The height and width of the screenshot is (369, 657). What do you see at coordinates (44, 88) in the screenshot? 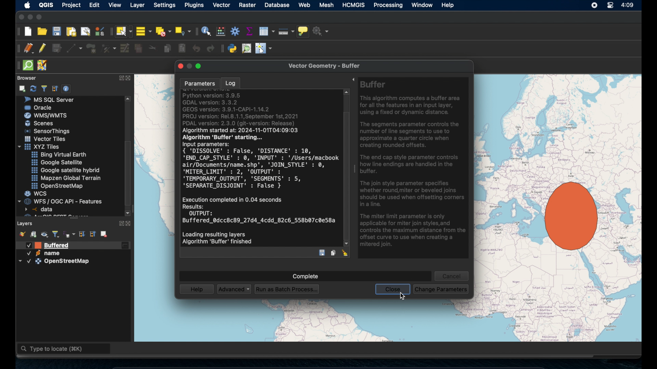
I see `filter browser` at bounding box center [44, 88].